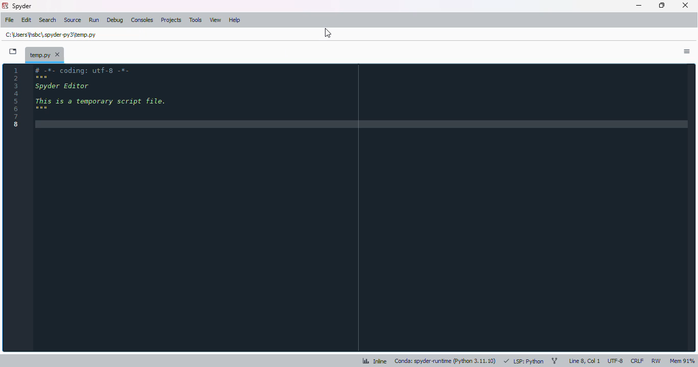 The width and height of the screenshot is (698, 367). Describe the element at coordinates (171, 20) in the screenshot. I see `projects` at that location.